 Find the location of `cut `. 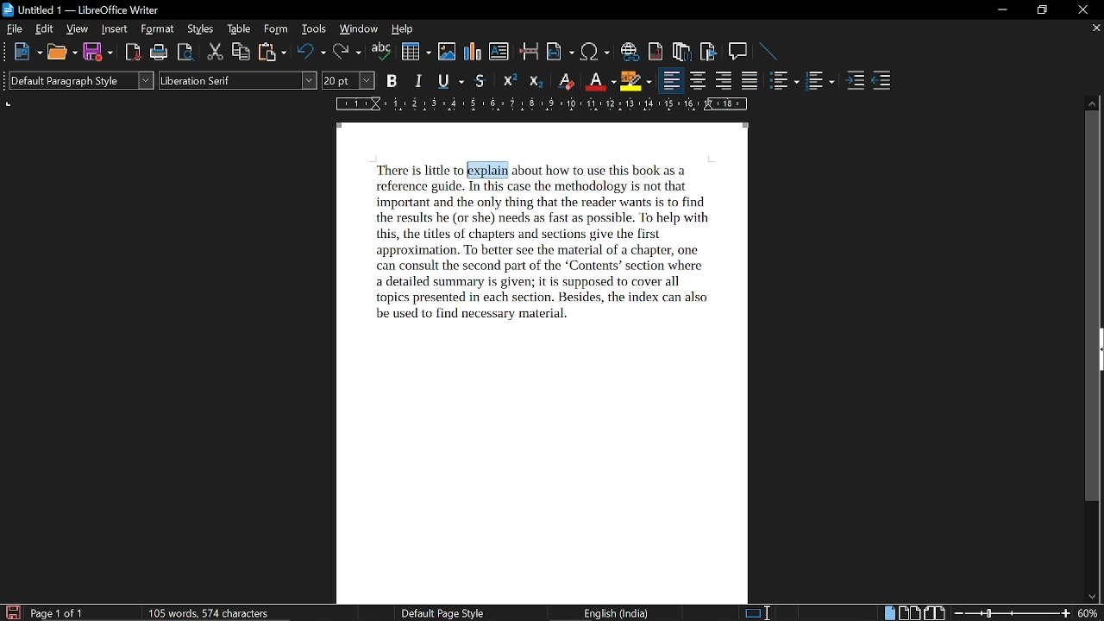

cut  is located at coordinates (215, 53).